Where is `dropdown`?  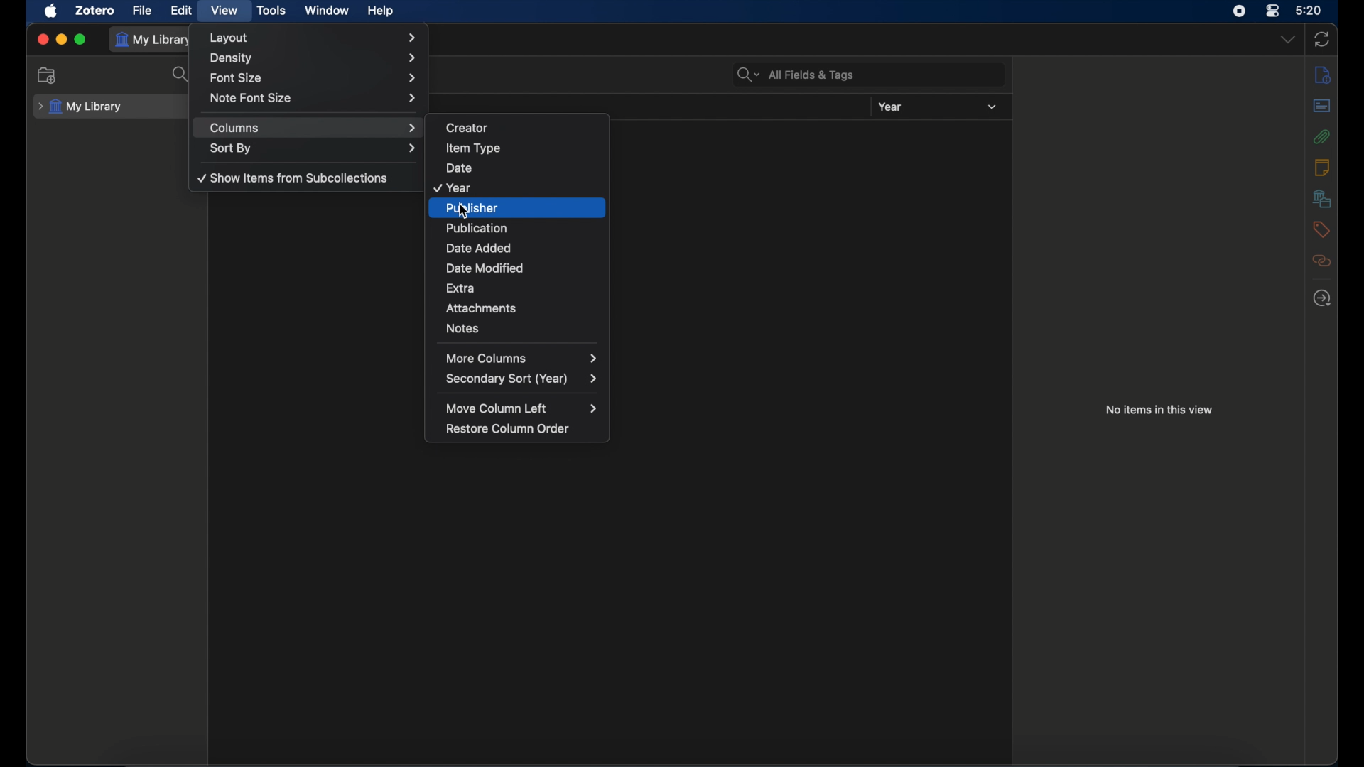 dropdown is located at coordinates (1287, 38).